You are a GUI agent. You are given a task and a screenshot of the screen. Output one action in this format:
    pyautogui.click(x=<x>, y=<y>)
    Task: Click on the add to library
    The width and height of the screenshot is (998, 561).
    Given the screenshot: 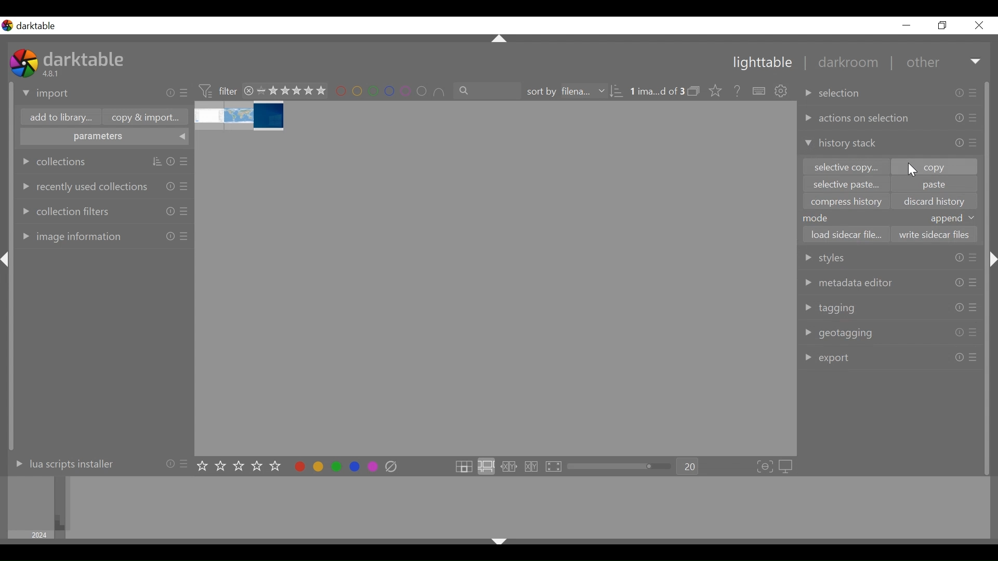 What is the action you would take?
    pyautogui.click(x=59, y=118)
    